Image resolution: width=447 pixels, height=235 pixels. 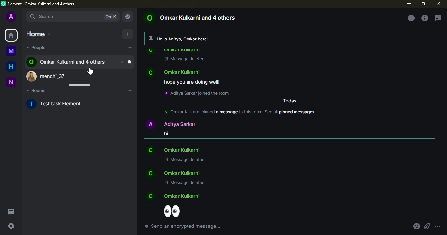 I want to click on menchi_37, so click(x=50, y=75).